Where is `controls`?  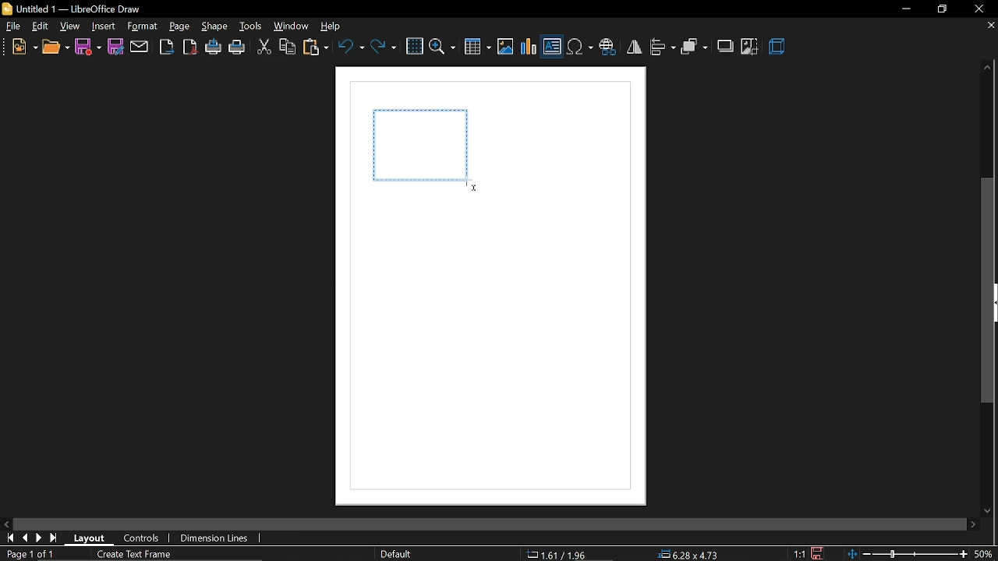 controls is located at coordinates (142, 539).